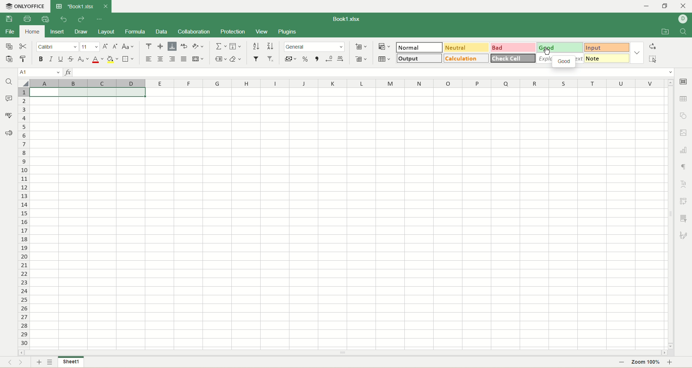 The height and width of the screenshot is (368, 692). I want to click on username, so click(683, 19).